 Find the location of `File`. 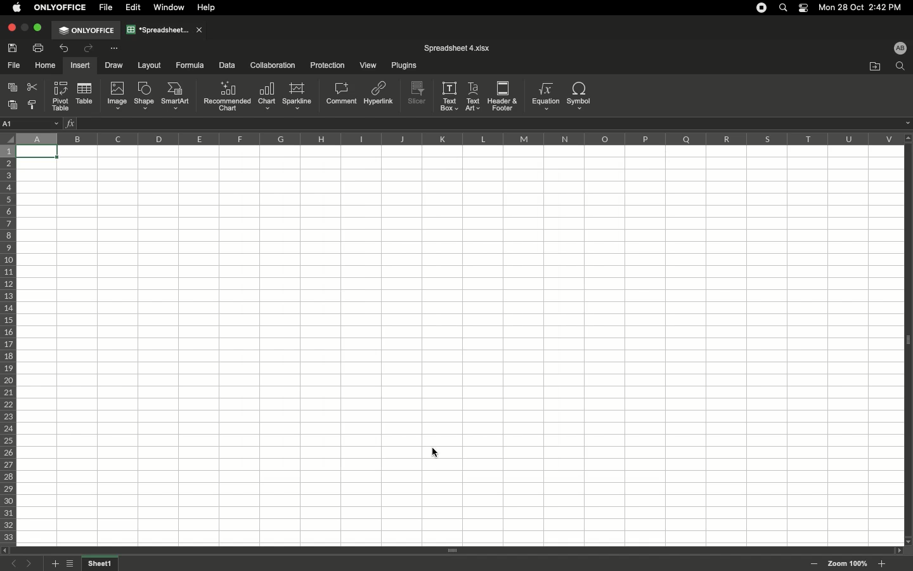

File is located at coordinates (107, 8).